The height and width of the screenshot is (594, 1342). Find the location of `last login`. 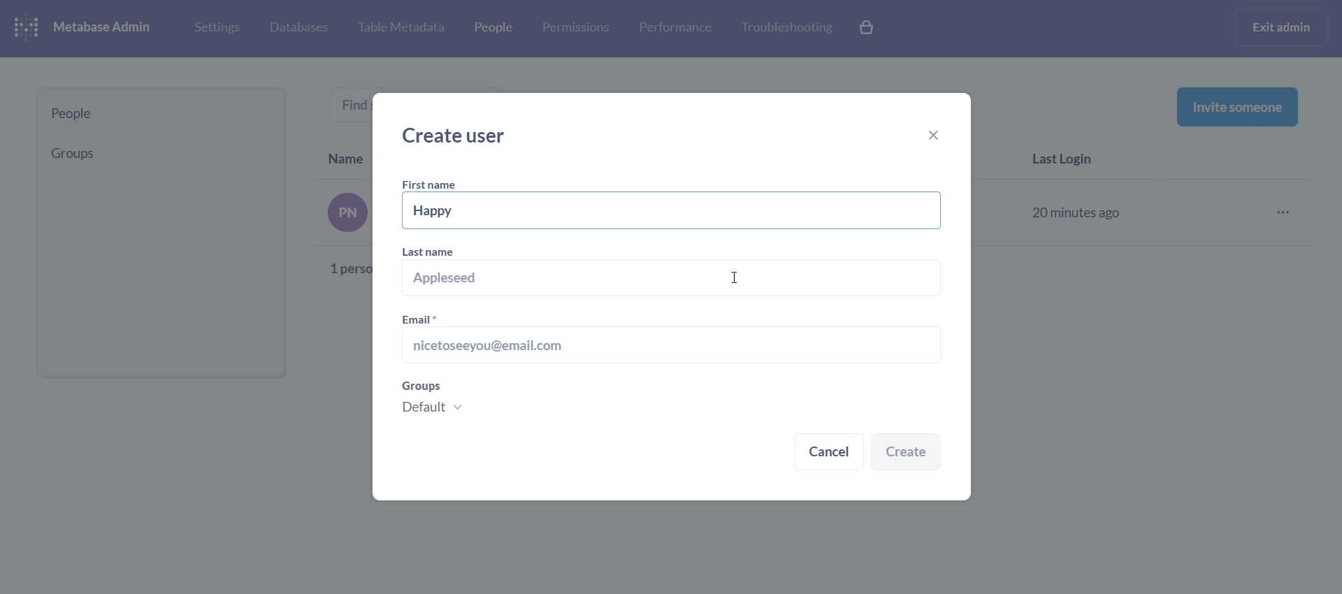

last login is located at coordinates (1069, 161).